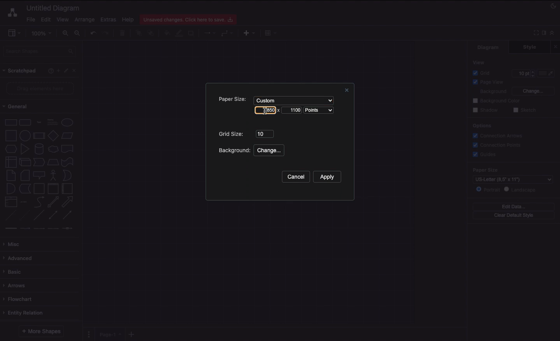 The image size is (560, 341). Describe the element at coordinates (486, 155) in the screenshot. I see `Guides` at that location.